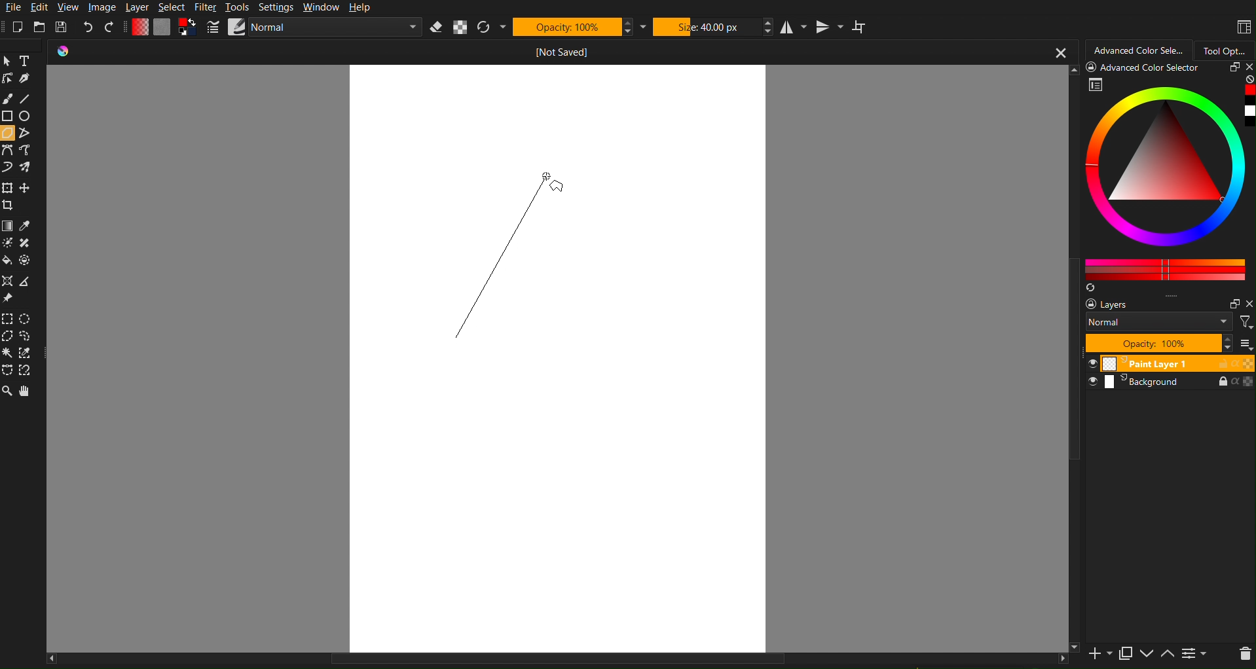 The image size is (1256, 669). I want to click on Save, so click(63, 26).